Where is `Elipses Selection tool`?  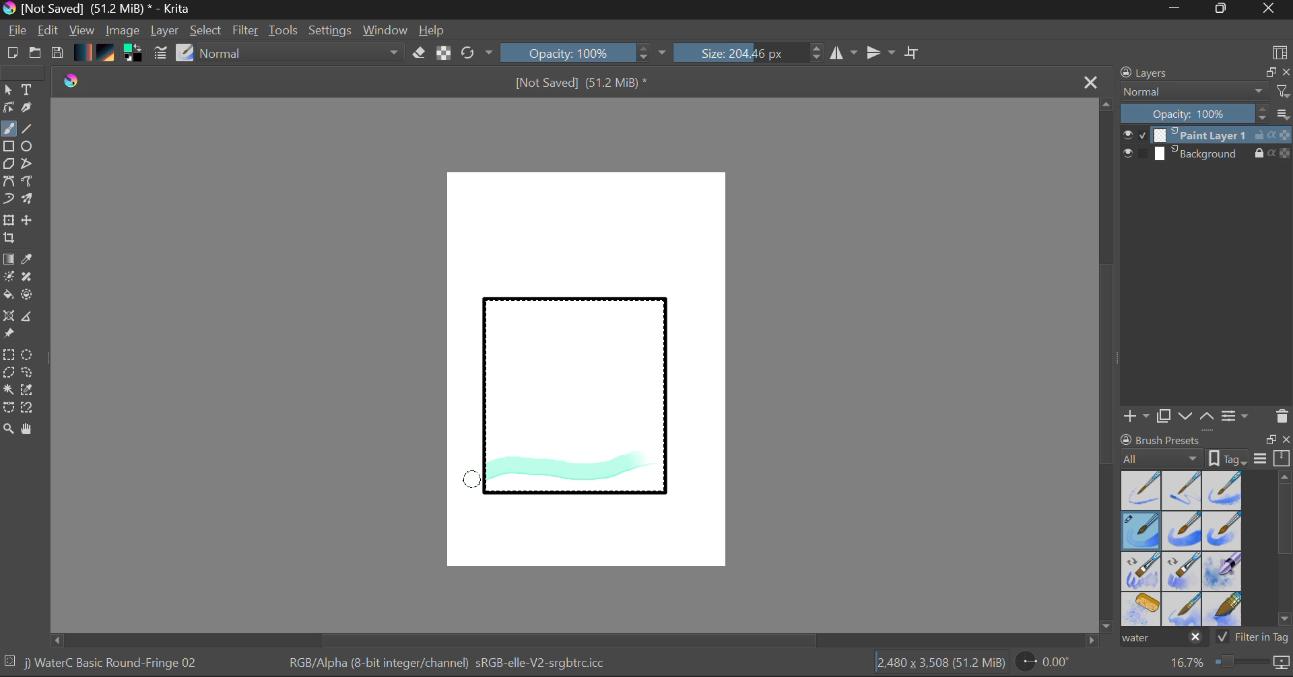 Elipses Selection tool is located at coordinates (30, 356).